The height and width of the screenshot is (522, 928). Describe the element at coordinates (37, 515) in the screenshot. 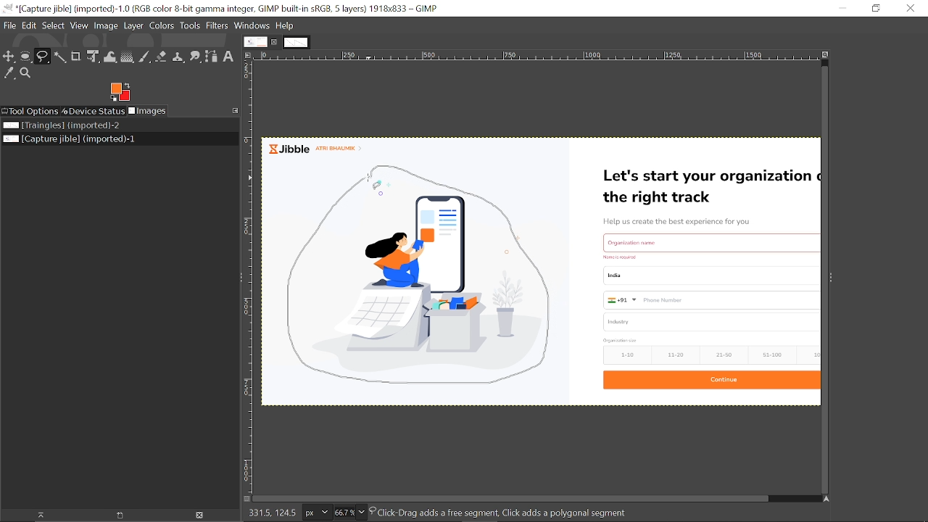

I see `raise the image display` at that location.